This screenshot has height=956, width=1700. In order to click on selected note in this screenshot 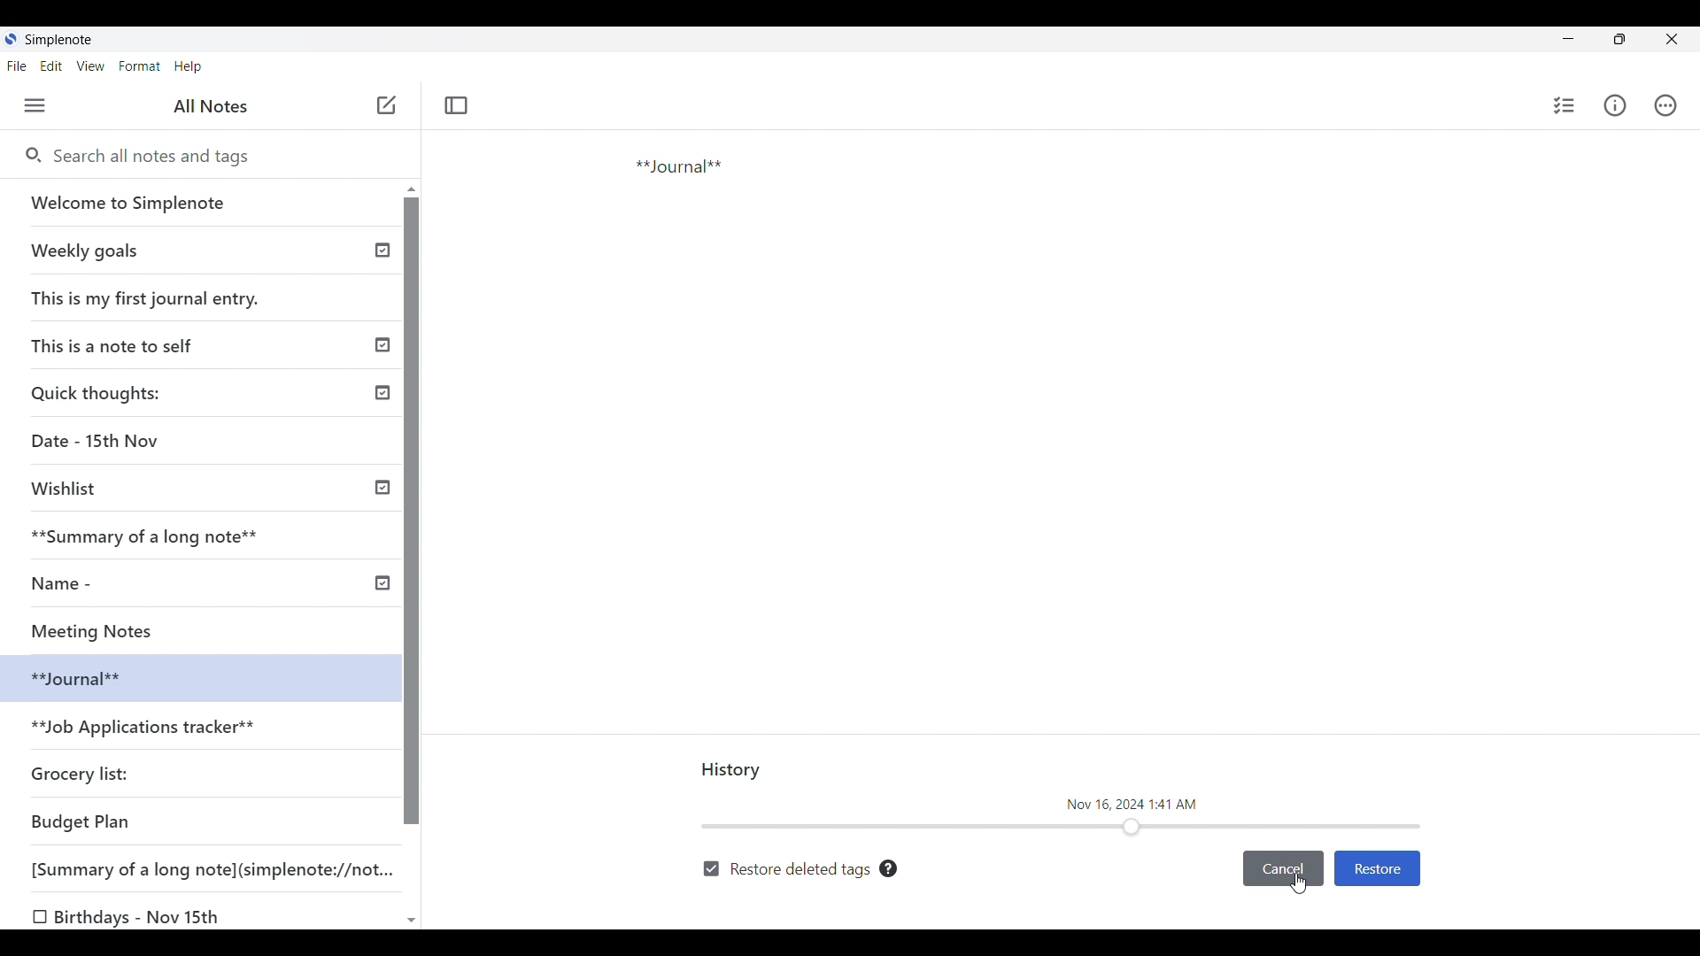, I will do `click(195, 676)`.